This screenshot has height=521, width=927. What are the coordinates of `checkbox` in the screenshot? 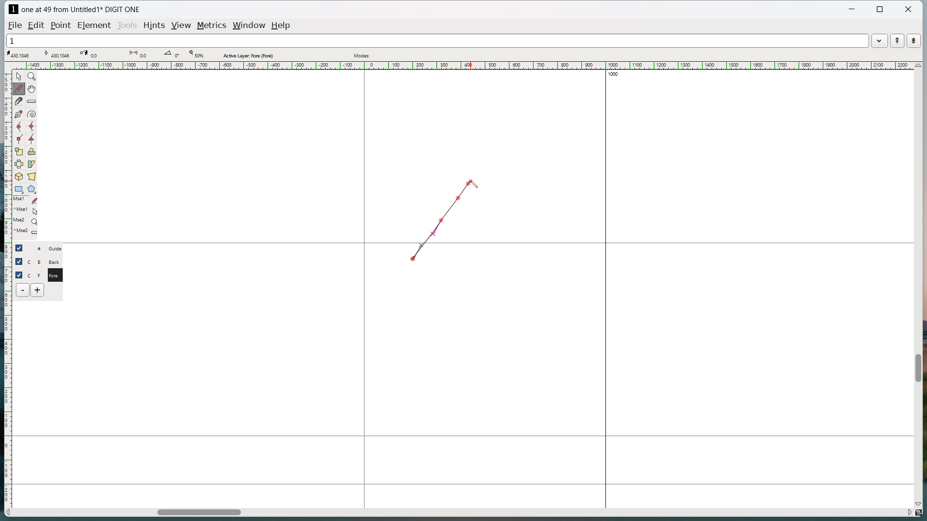 It's located at (21, 247).